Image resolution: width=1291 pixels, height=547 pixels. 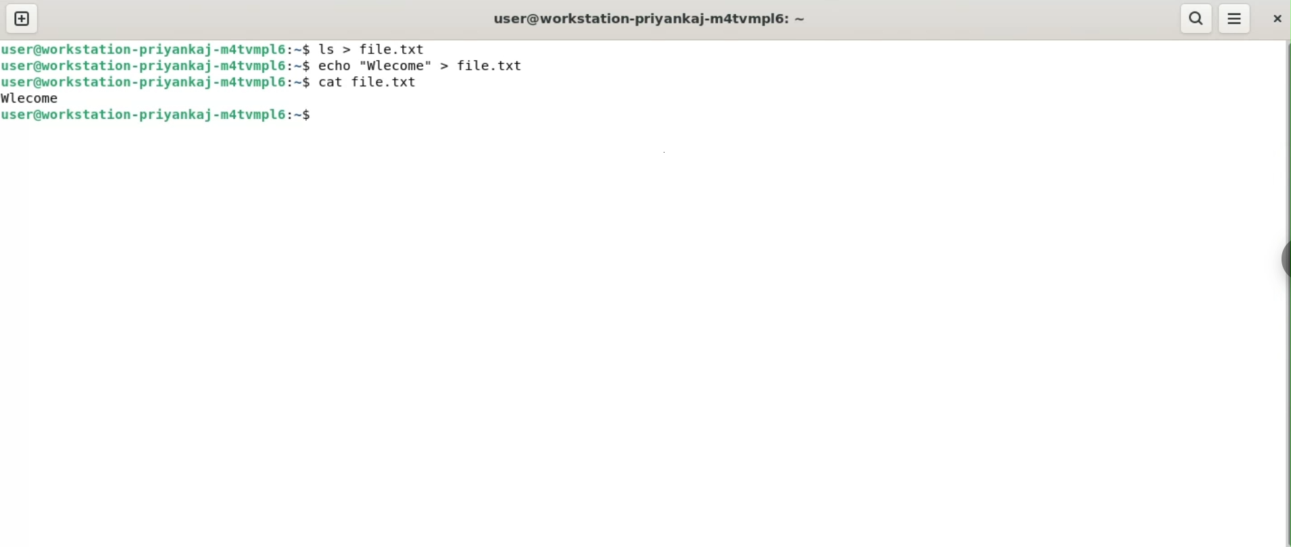 What do you see at coordinates (430, 66) in the screenshot?
I see `echo "Wlecome" > file.txt` at bounding box center [430, 66].